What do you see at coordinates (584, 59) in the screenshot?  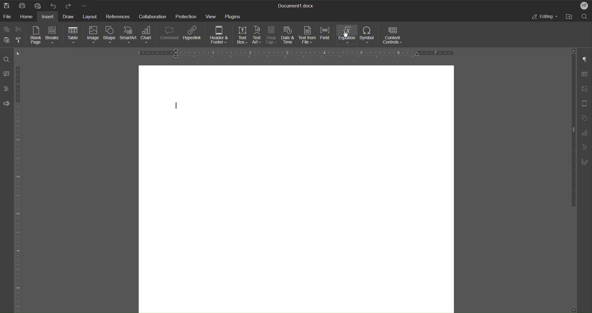 I see `Non-Printing Characters` at bounding box center [584, 59].